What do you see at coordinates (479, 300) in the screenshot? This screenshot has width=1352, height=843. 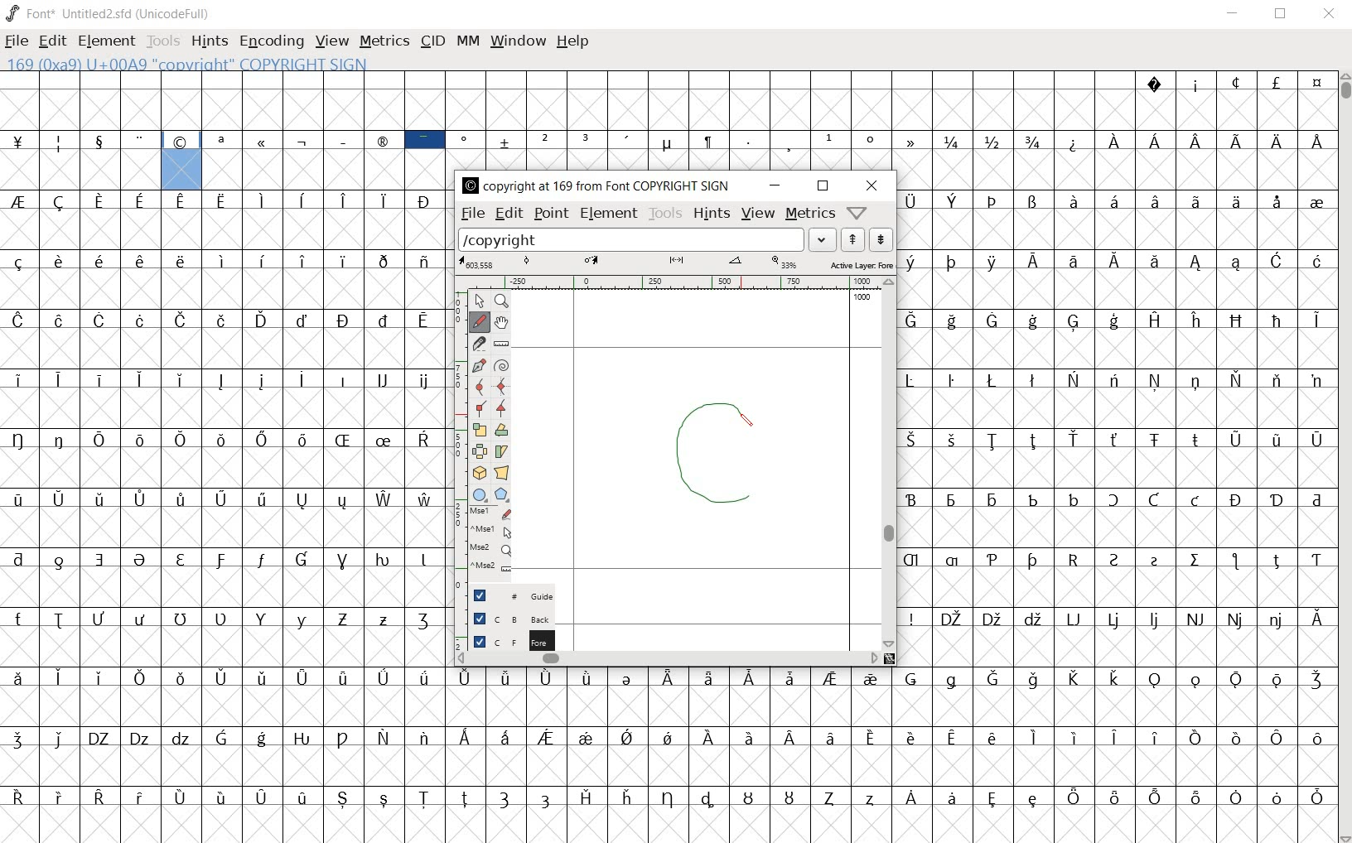 I see `POINTER` at bounding box center [479, 300].